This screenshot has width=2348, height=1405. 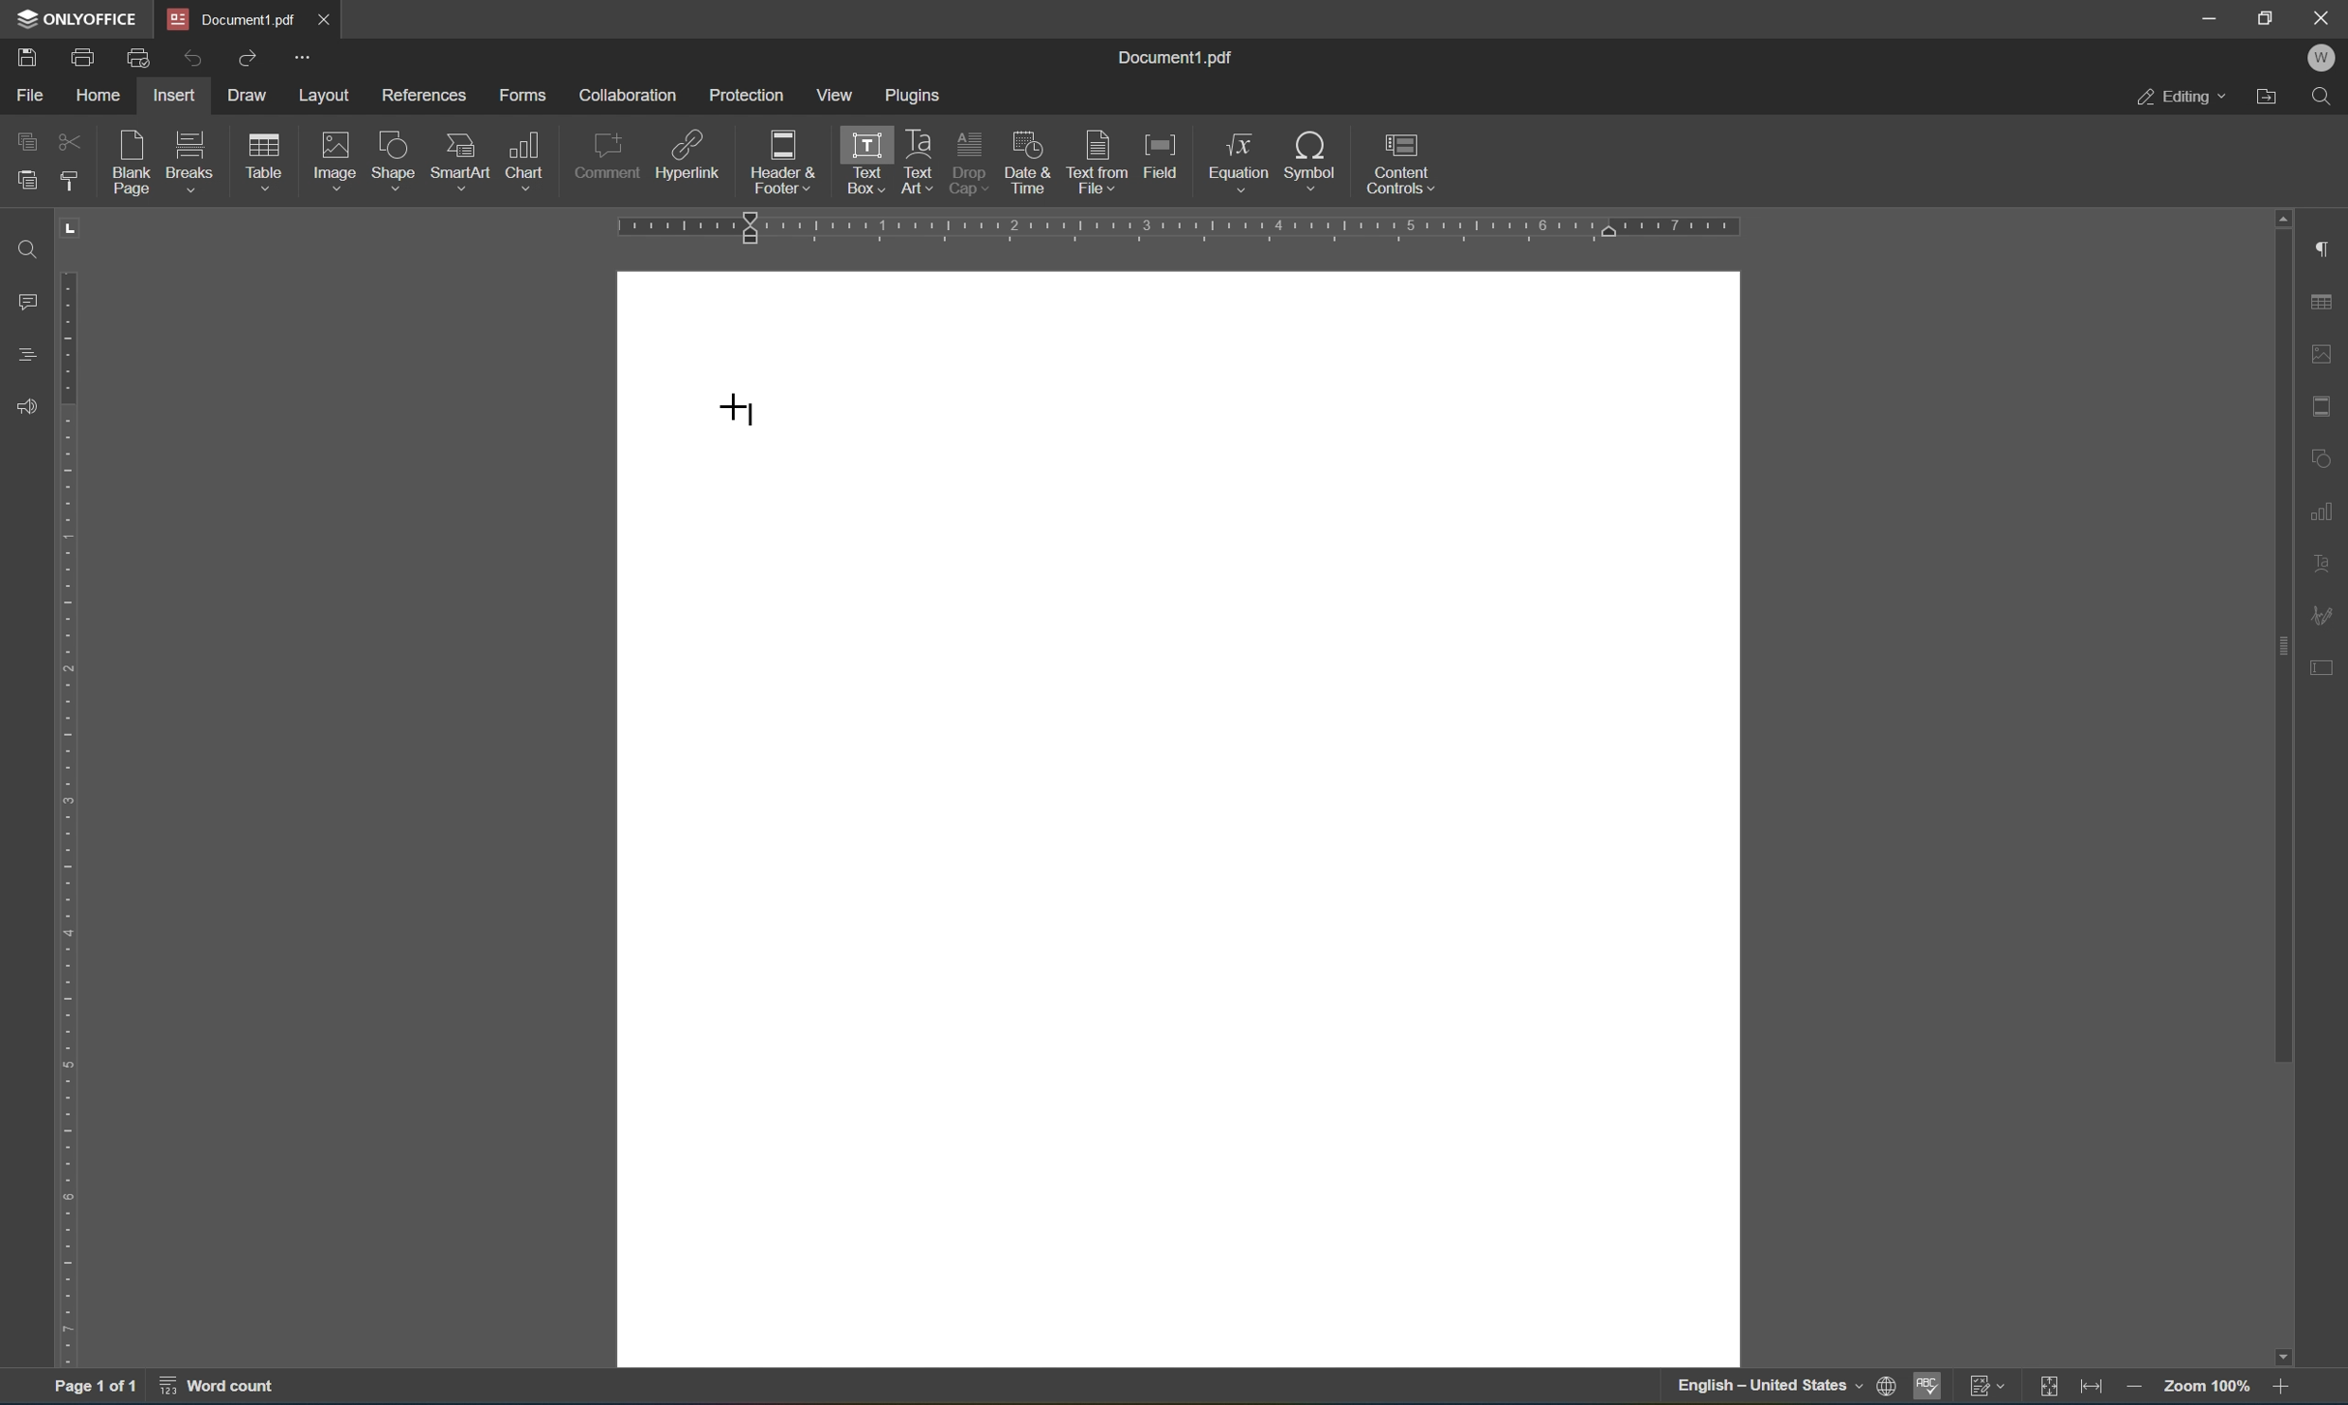 I want to click on Page 1 of 1, so click(x=96, y=1389).